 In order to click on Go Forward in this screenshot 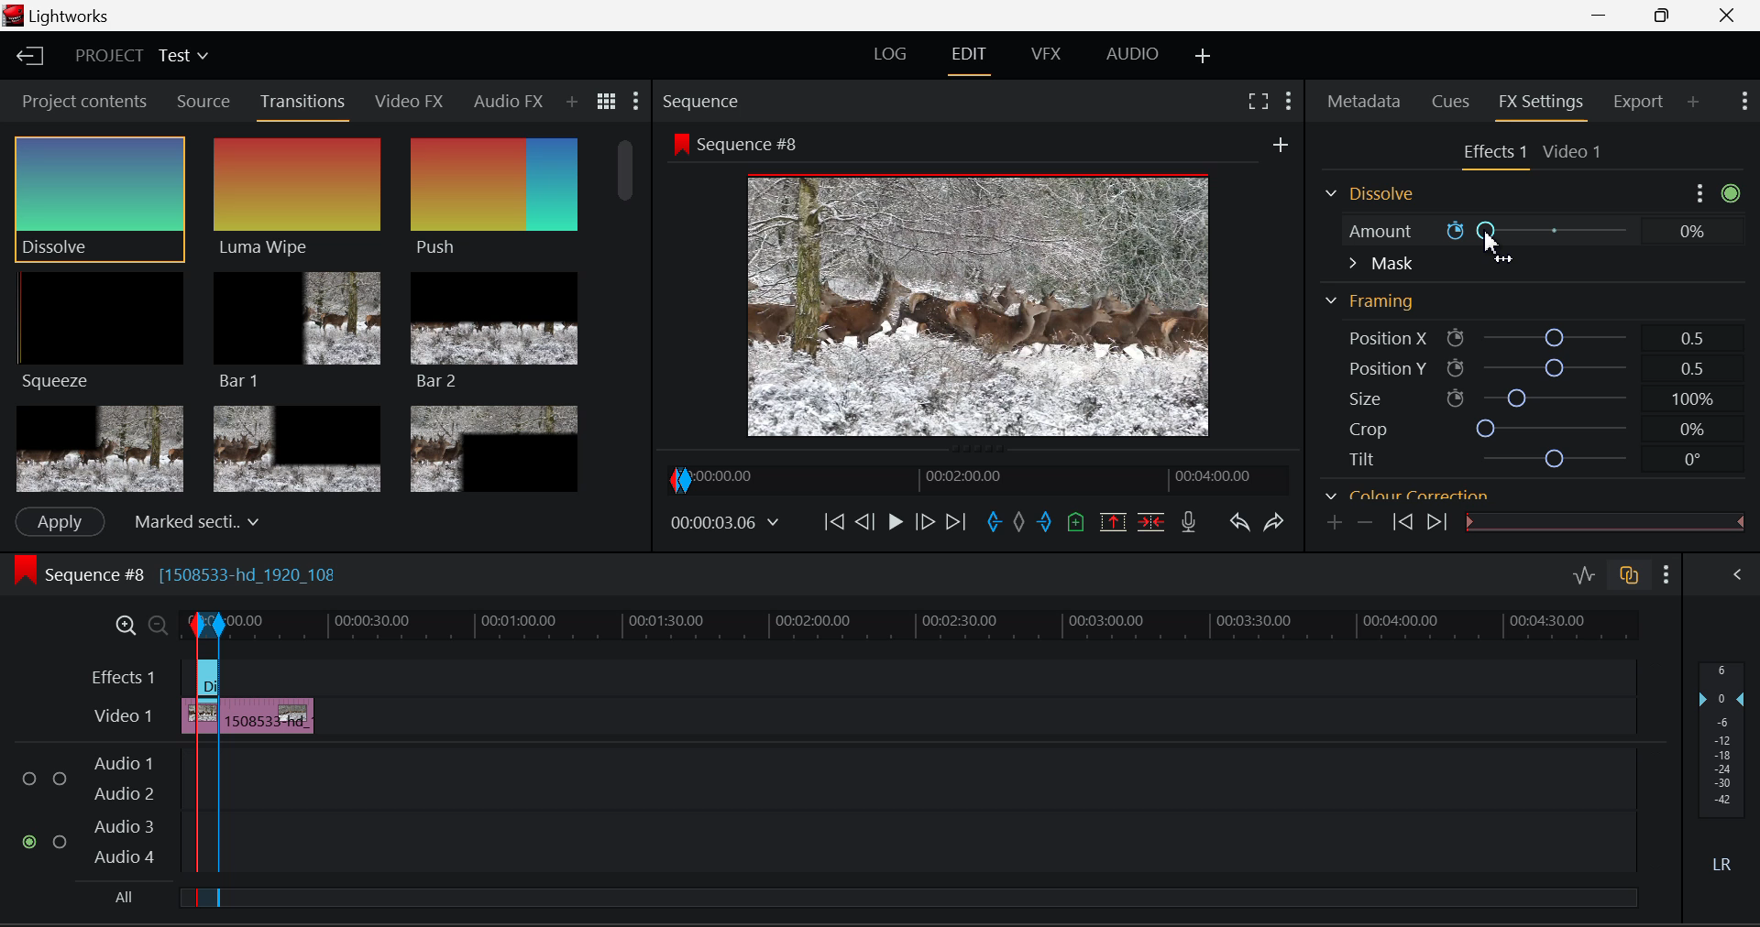, I will do `click(926, 524)`.